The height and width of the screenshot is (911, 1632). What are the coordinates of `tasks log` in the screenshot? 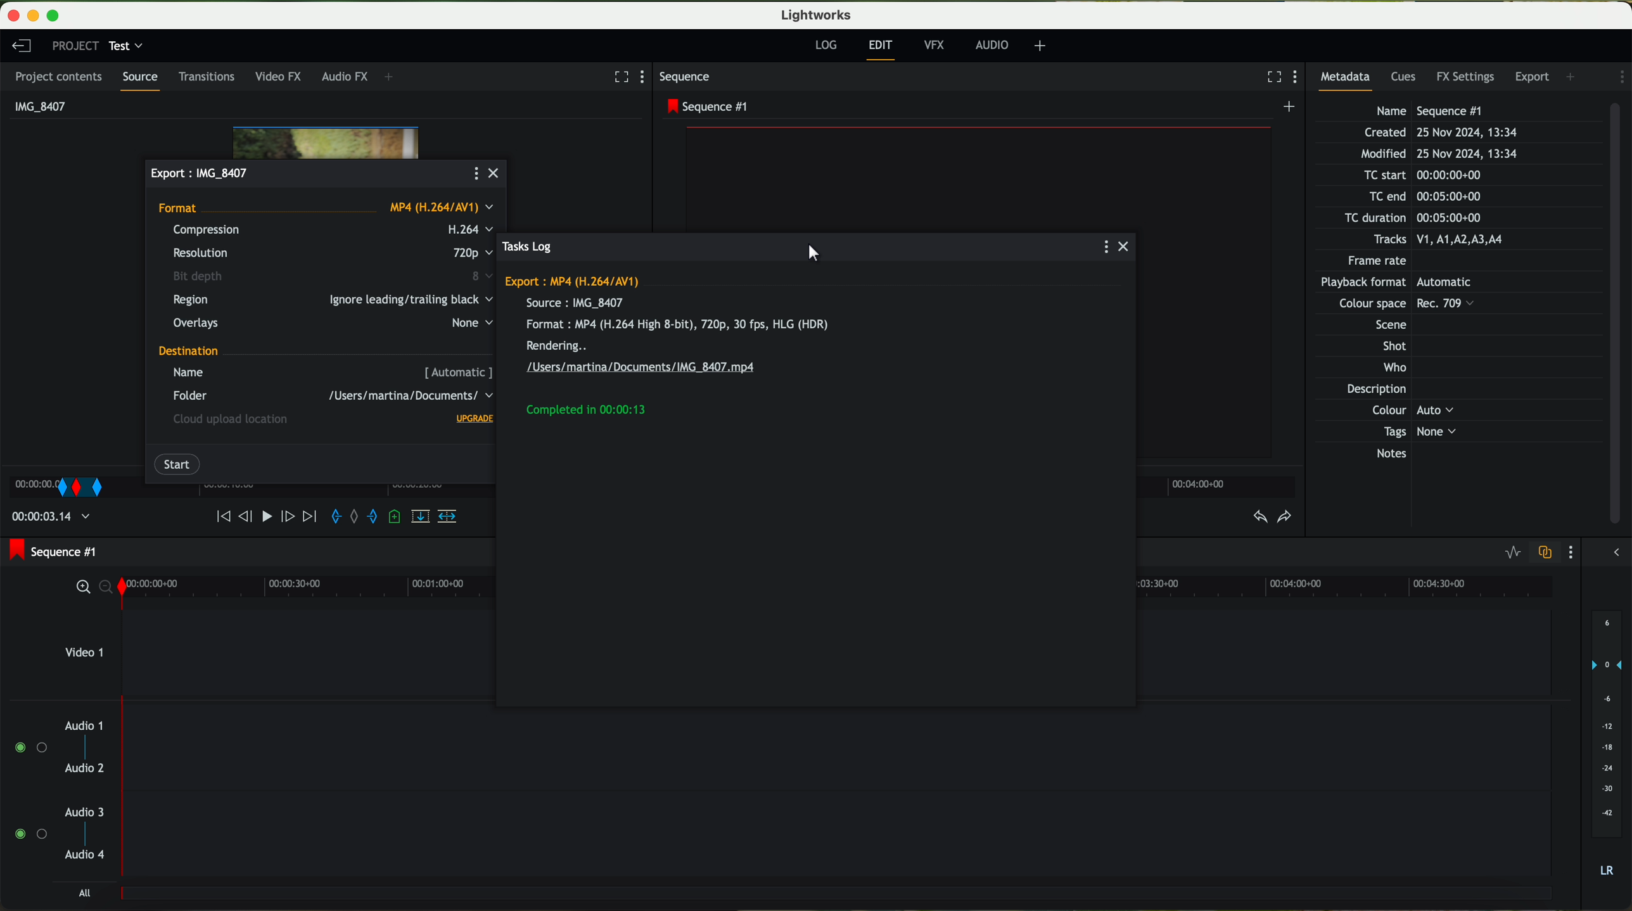 It's located at (528, 247).